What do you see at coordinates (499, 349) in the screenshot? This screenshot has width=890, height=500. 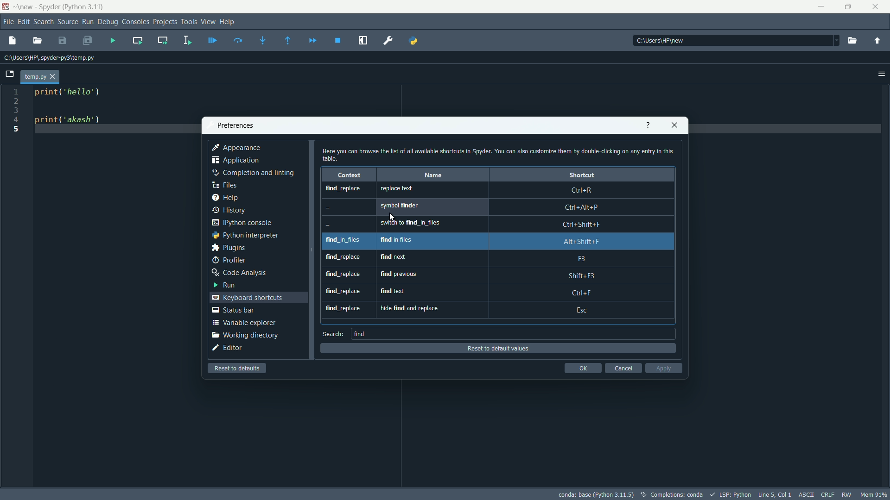 I see `reset to default values` at bounding box center [499, 349].